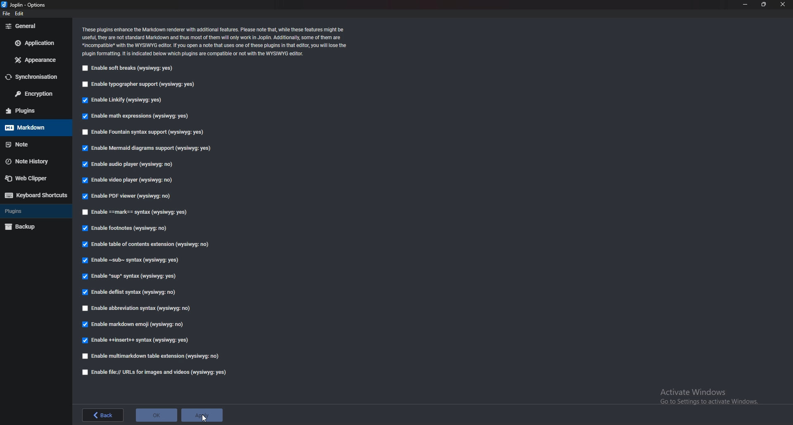 The width and height of the screenshot is (793, 425). What do you see at coordinates (34, 161) in the screenshot?
I see `Note history` at bounding box center [34, 161].